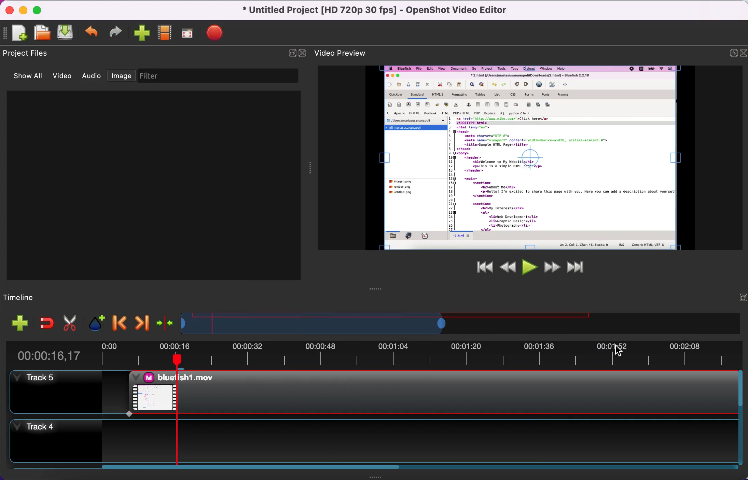 Image resolution: width=748 pixels, height=480 pixels. Describe the element at coordinates (118, 32) in the screenshot. I see `redo` at that location.